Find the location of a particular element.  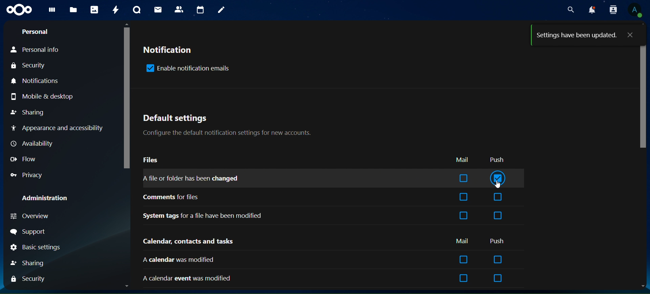

push is located at coordinates (500, 160).